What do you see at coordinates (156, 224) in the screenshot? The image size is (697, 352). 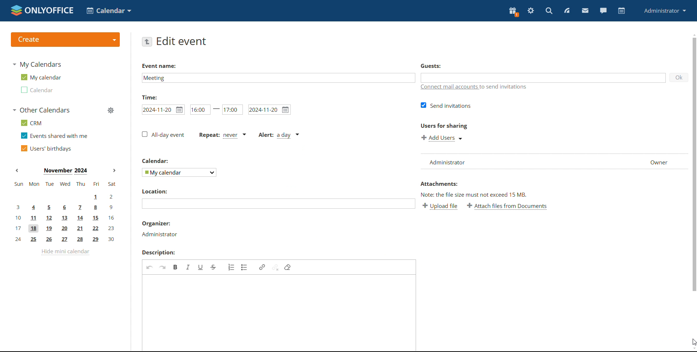 I see `organiser` at bounding box center [156, 224].